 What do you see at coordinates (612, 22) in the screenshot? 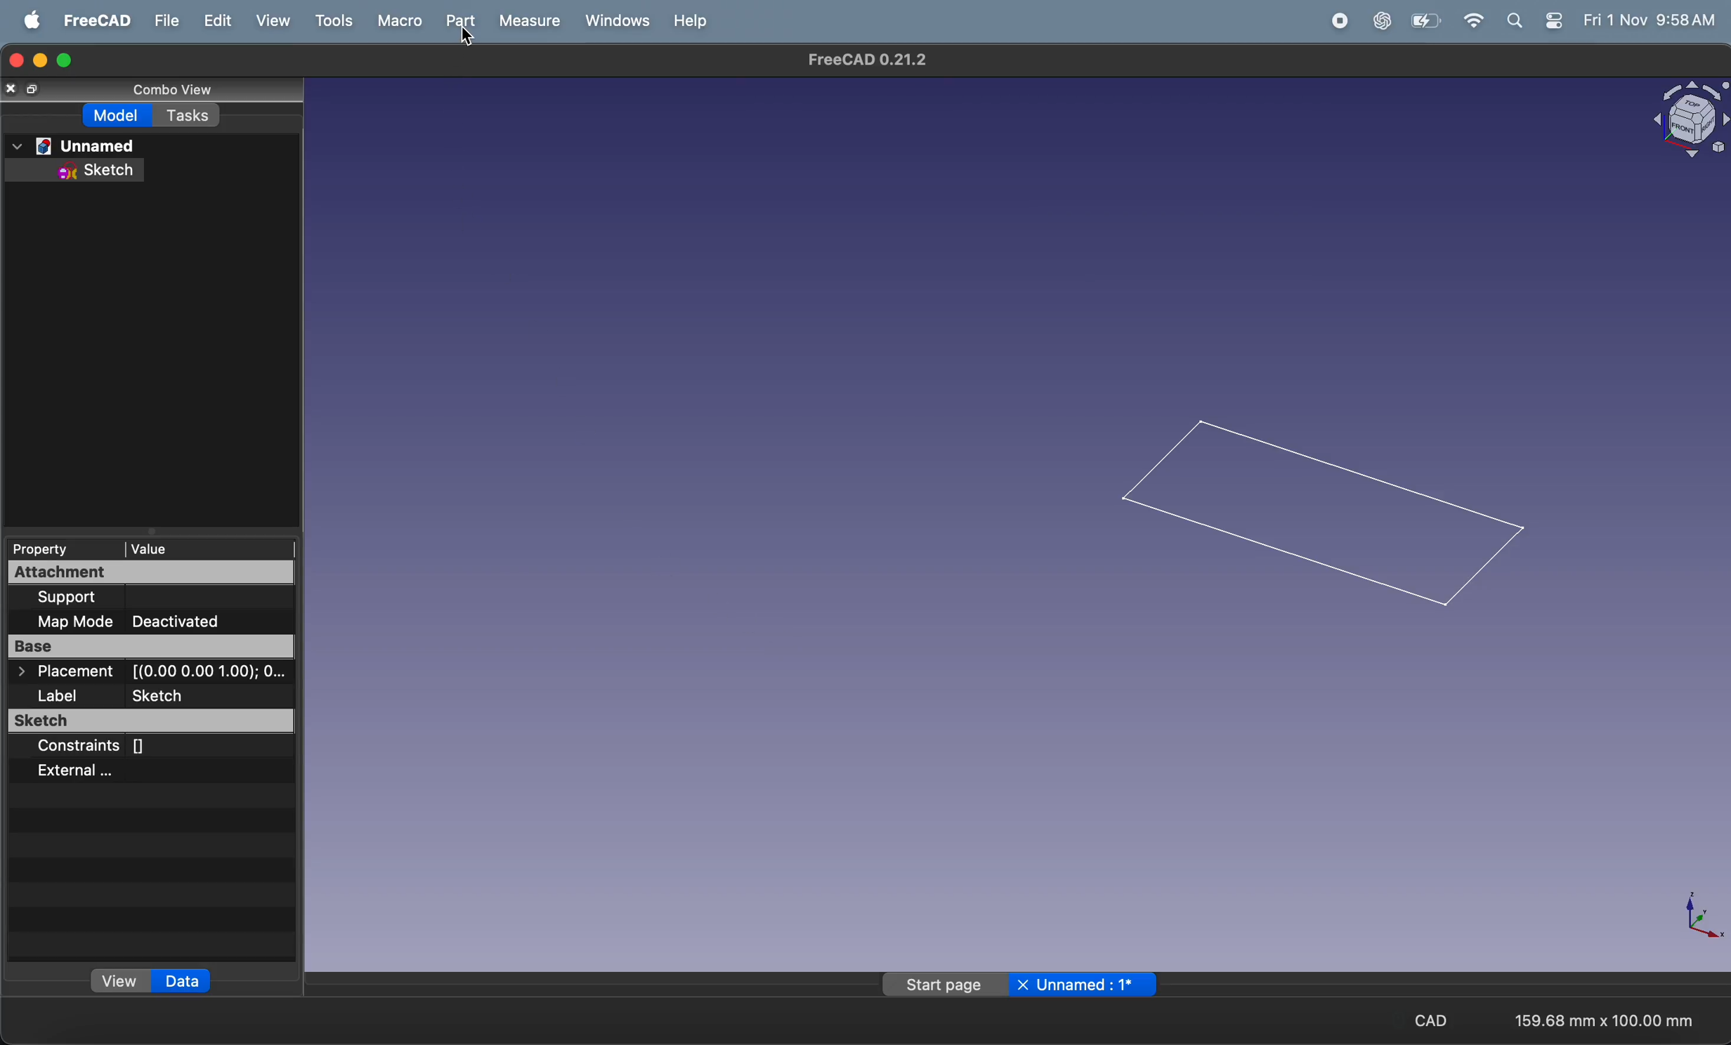
I see `windows` at bounding box center [612, 22].